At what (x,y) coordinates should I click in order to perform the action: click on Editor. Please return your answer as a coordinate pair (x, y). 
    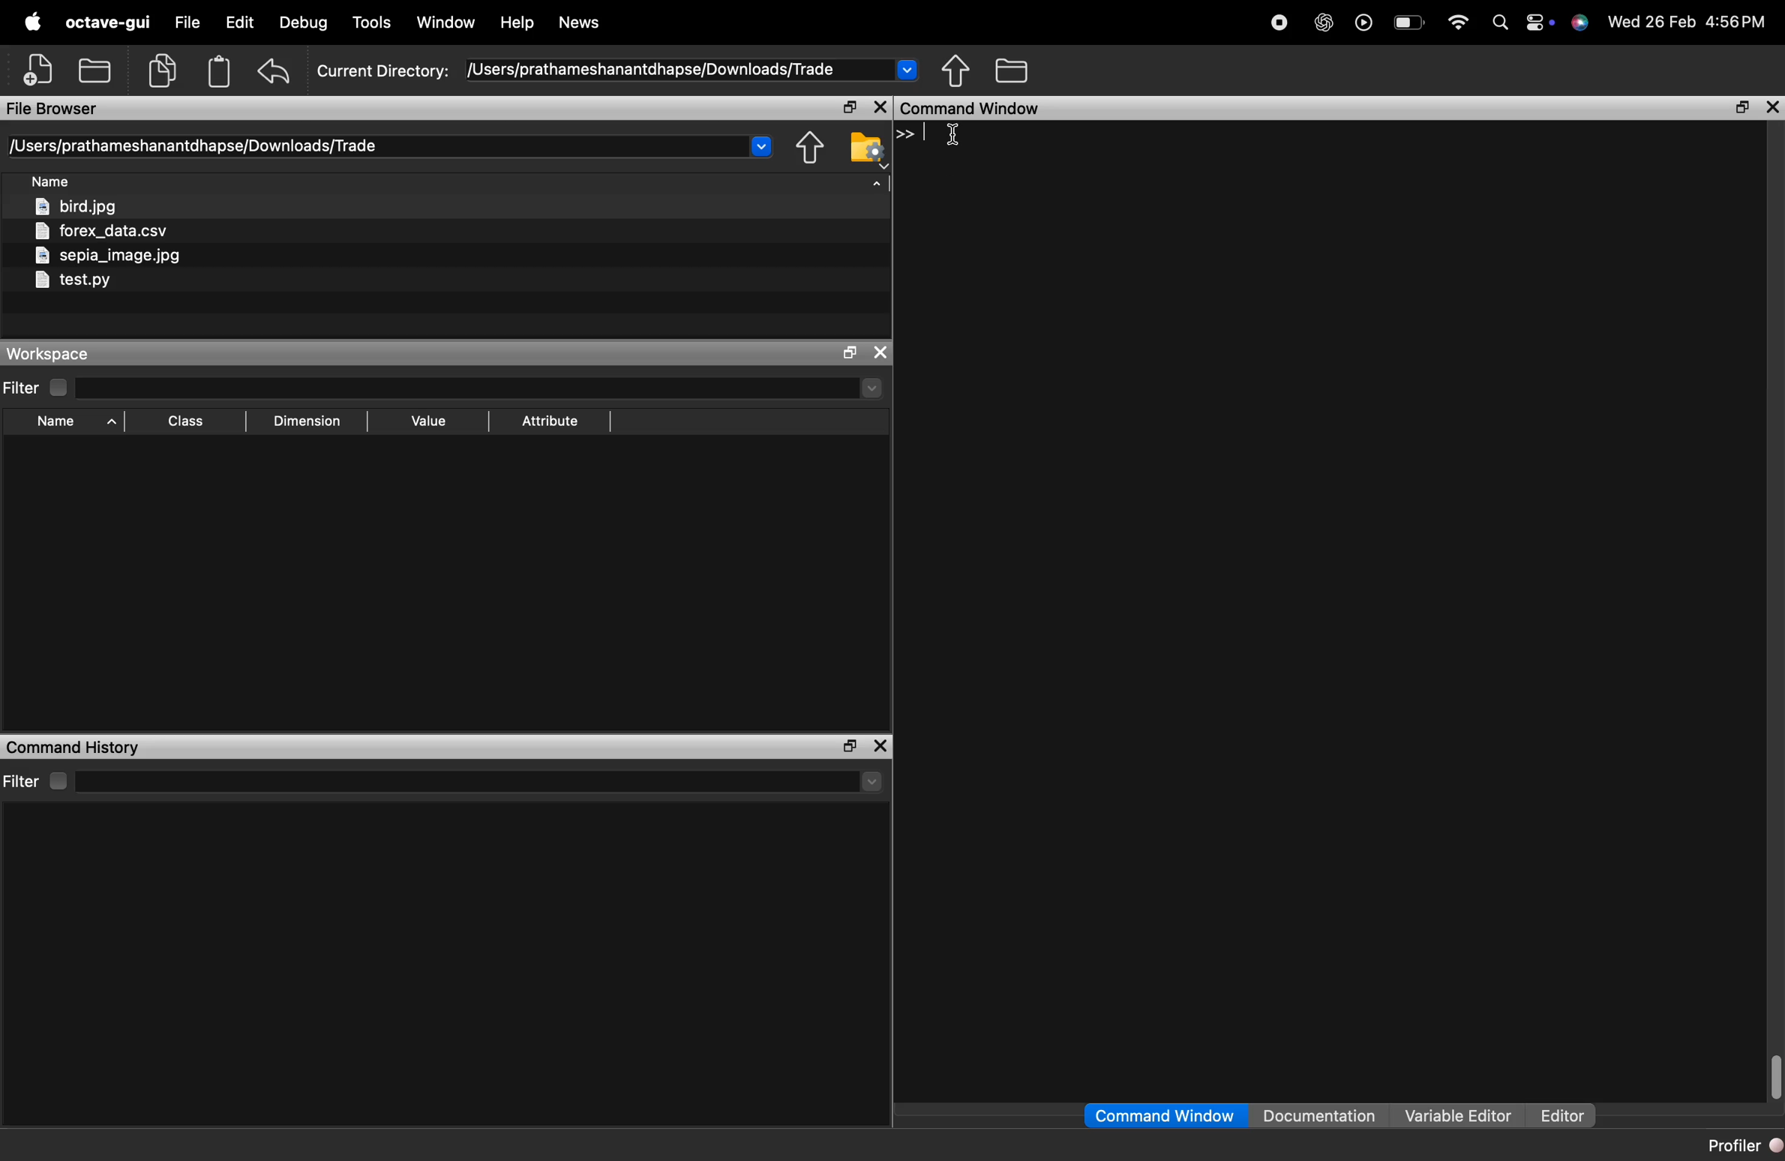
    Looking at the image, I should click on (1562, 1116).